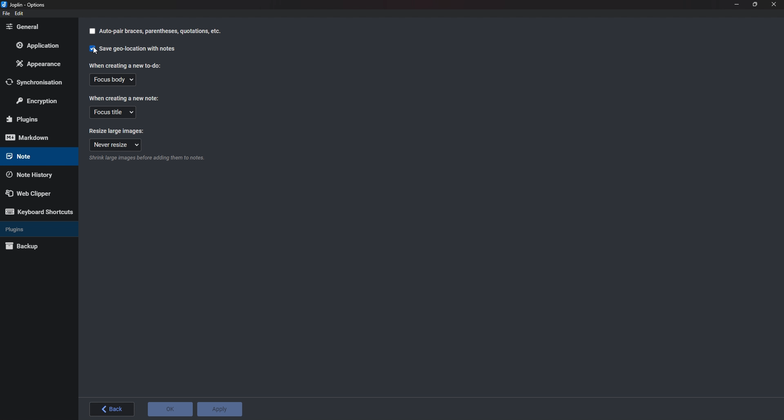 The image size is (784, 420). I want to click on Never resize, so click(115, 145).